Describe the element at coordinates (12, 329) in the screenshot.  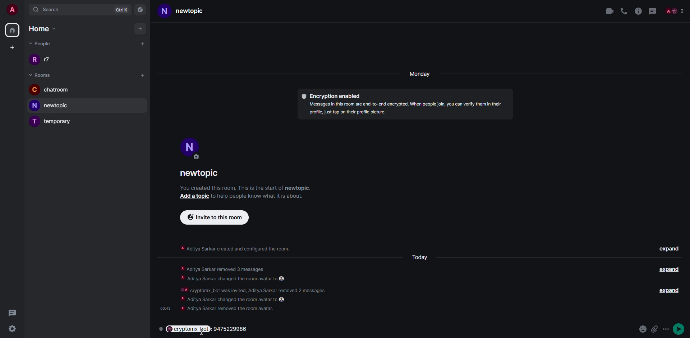
I see `settings` at that location.